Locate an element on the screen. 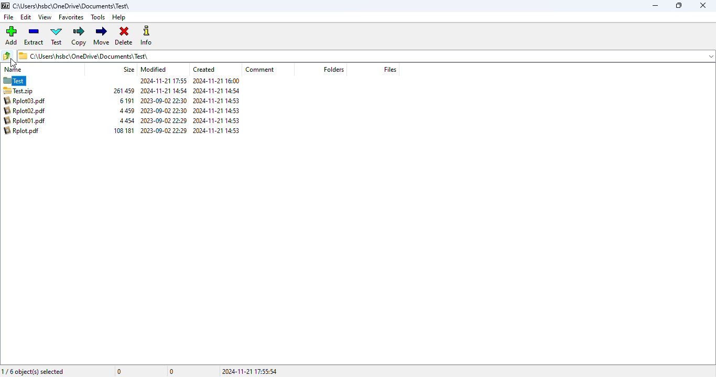 The image size is (716, 377). Rplot03.pdf is located at coordinates (24, 101).